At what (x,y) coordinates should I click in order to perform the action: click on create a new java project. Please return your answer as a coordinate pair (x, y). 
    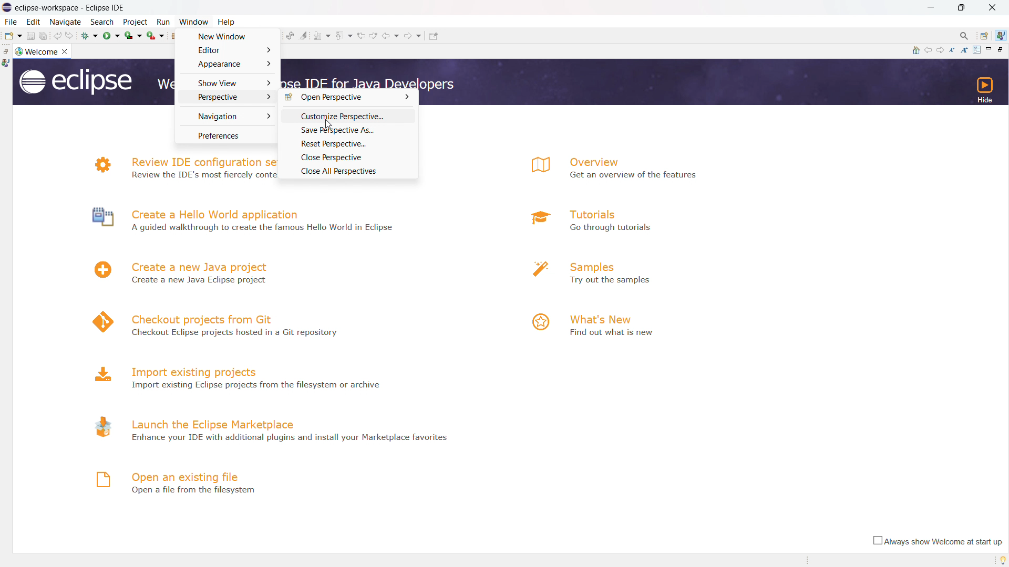
    Looking at the image, I should click on (201, 266).